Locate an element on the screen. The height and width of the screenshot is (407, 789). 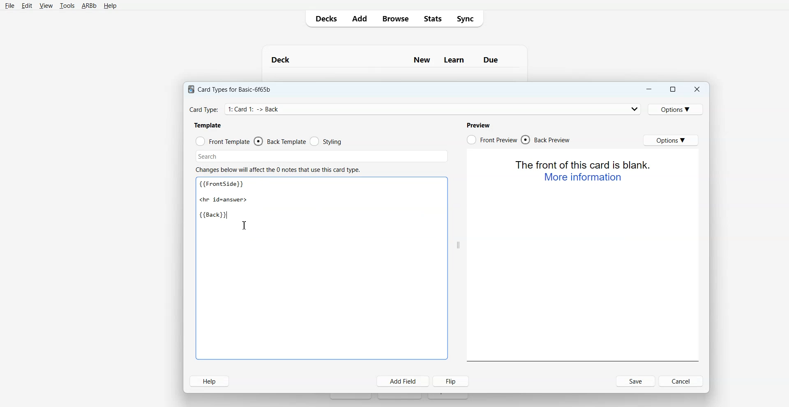
Text 2 is located at coordinates (584, 171).